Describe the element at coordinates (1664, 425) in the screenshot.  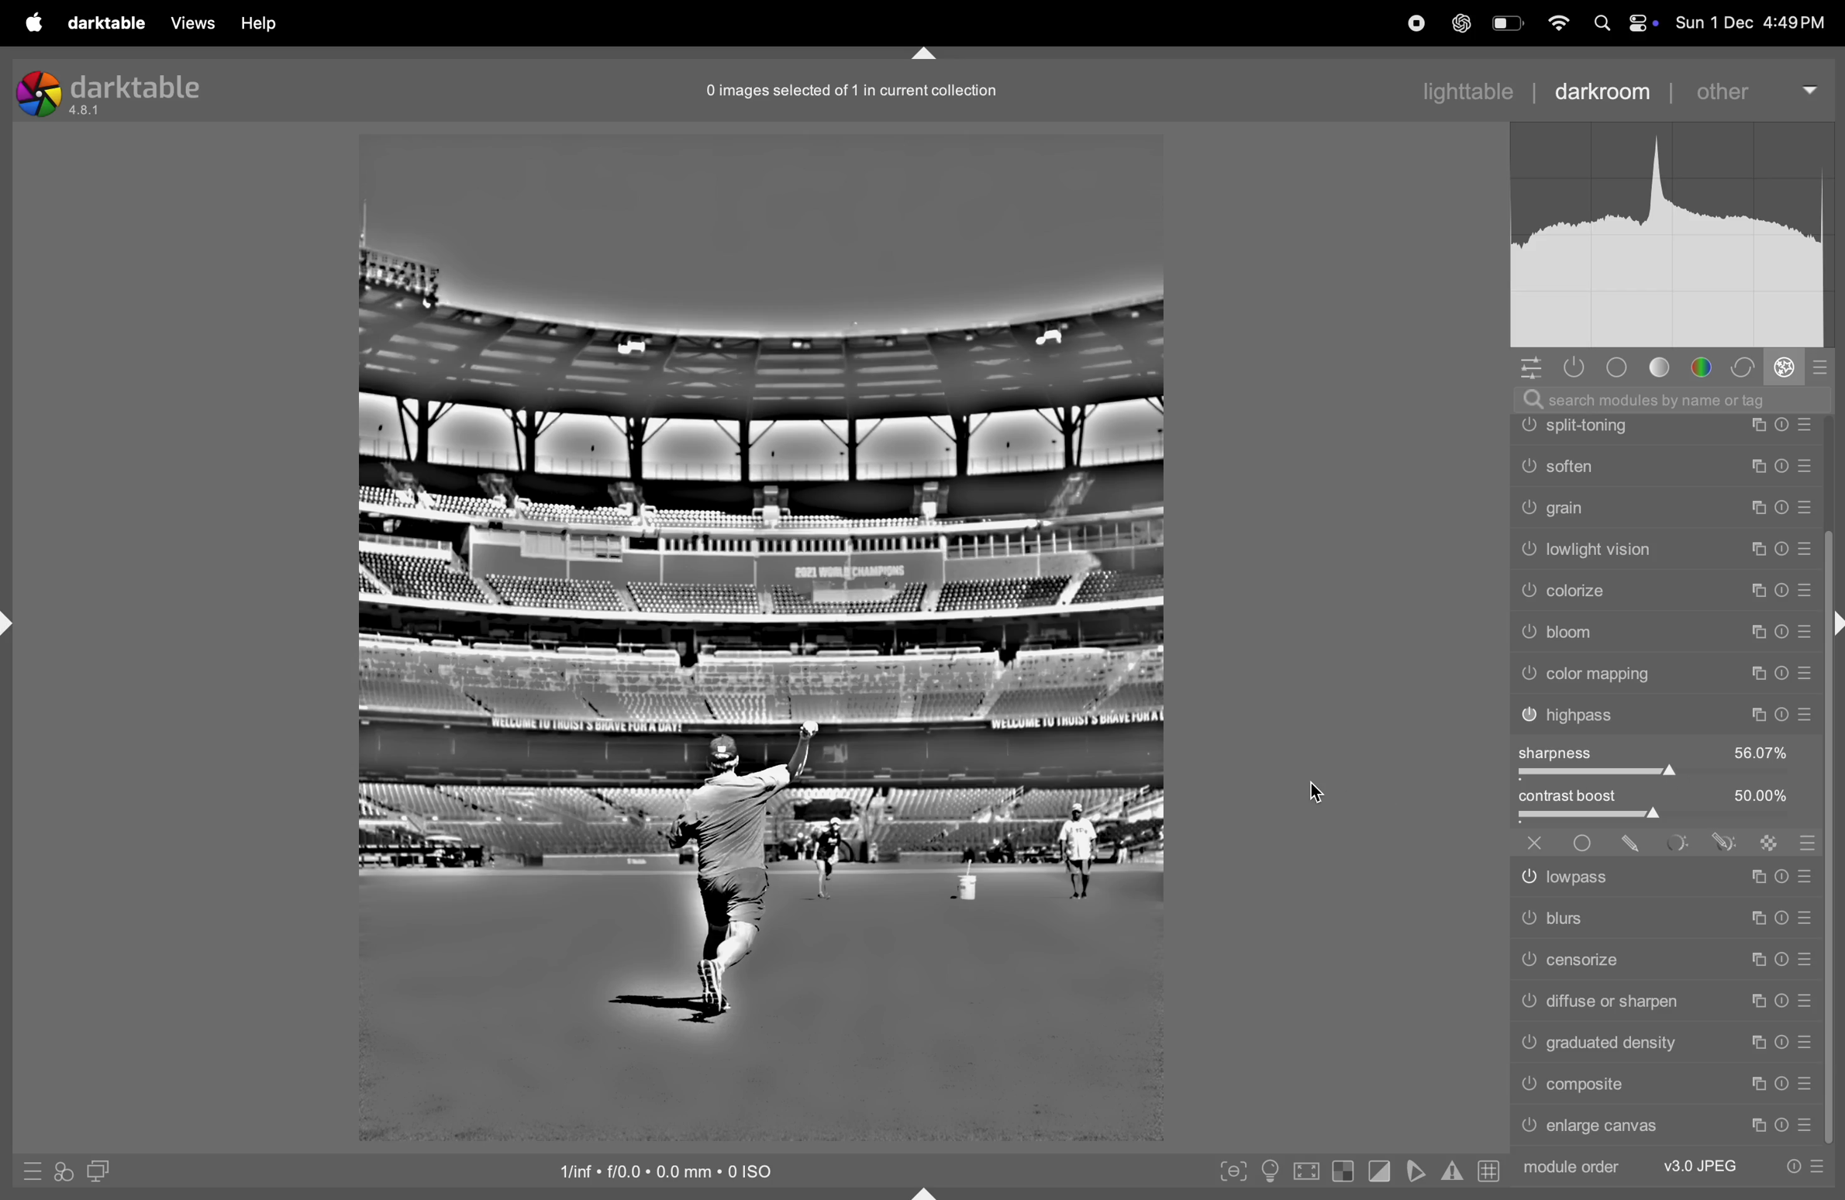
I see `watermark` at that location.